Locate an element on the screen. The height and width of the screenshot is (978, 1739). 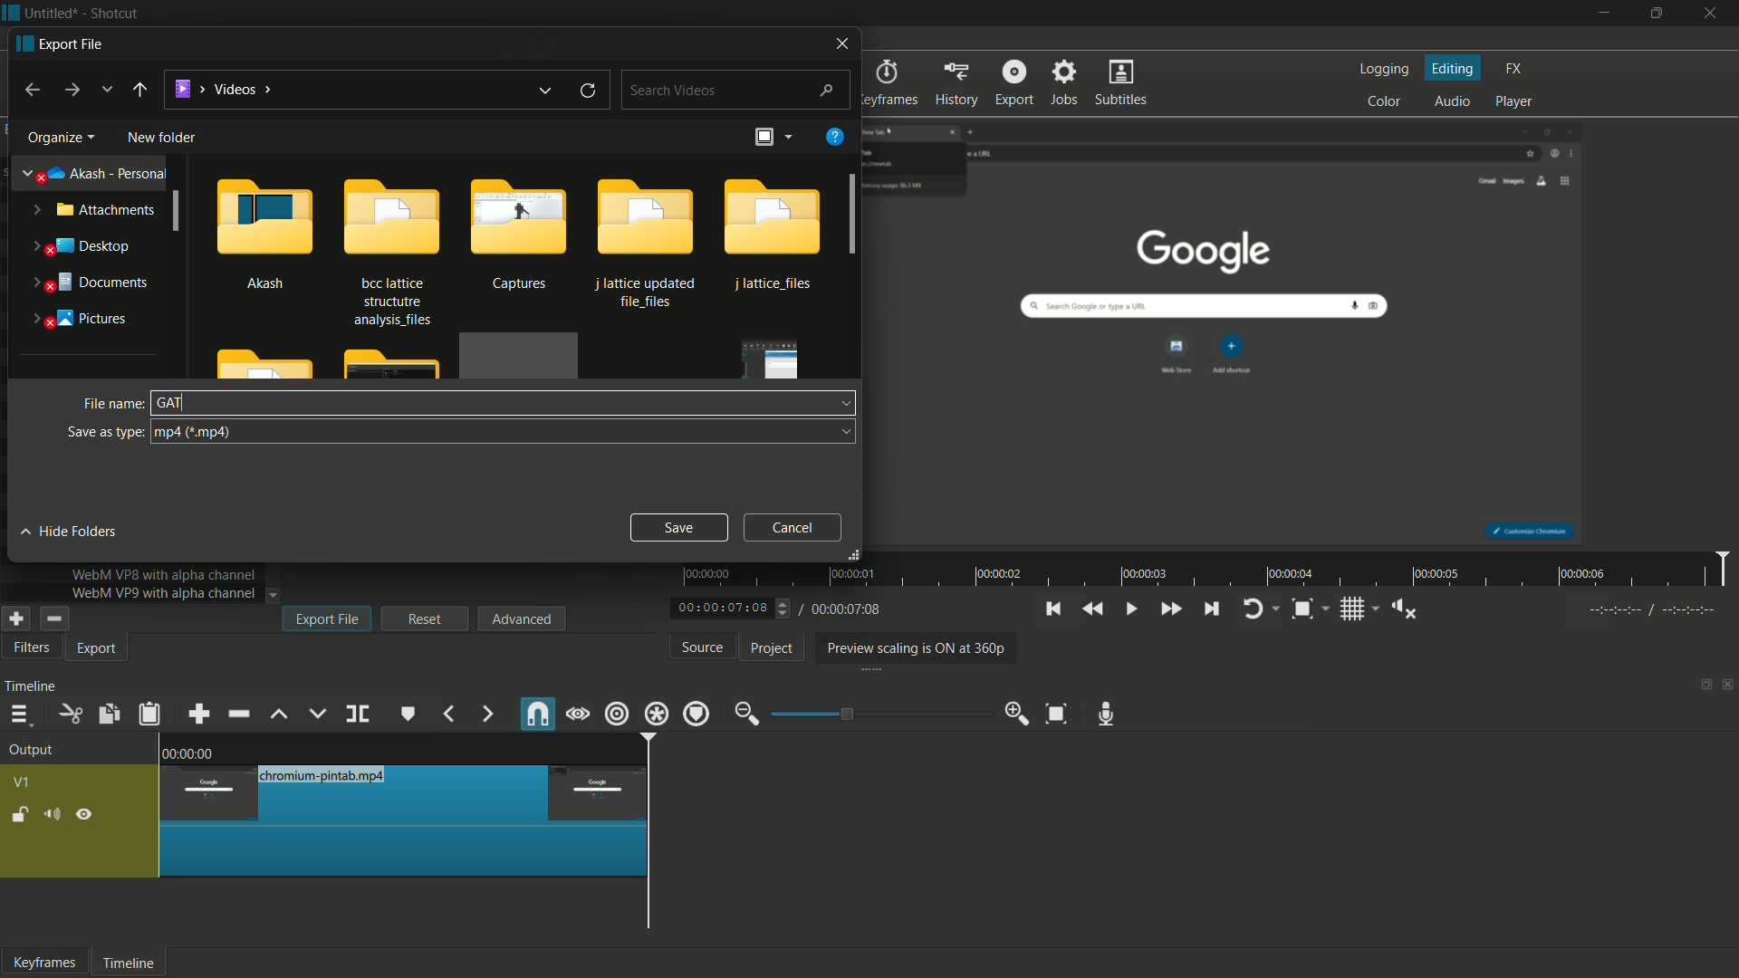
get help is located at coordinates (836, 135).